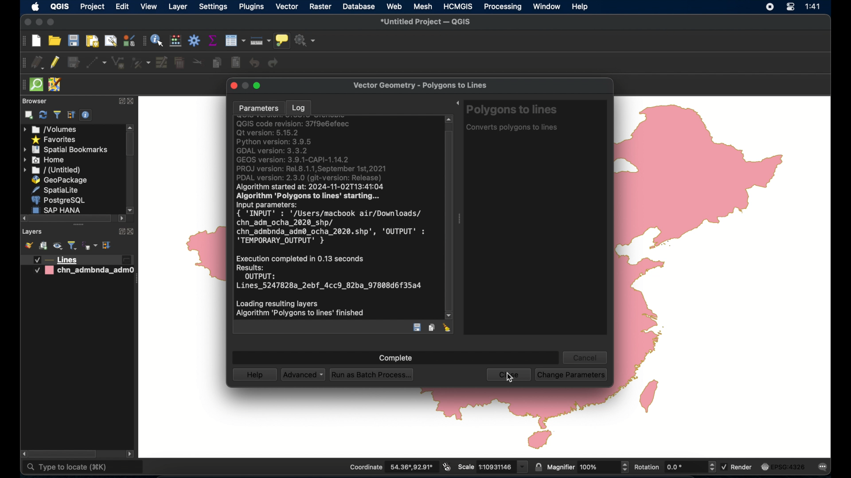 This screenshot has height=478, width=851. What do you see at coordinates (57, 210) in the screenshot?
I see `sap hana` at bounding box center [57, 210].